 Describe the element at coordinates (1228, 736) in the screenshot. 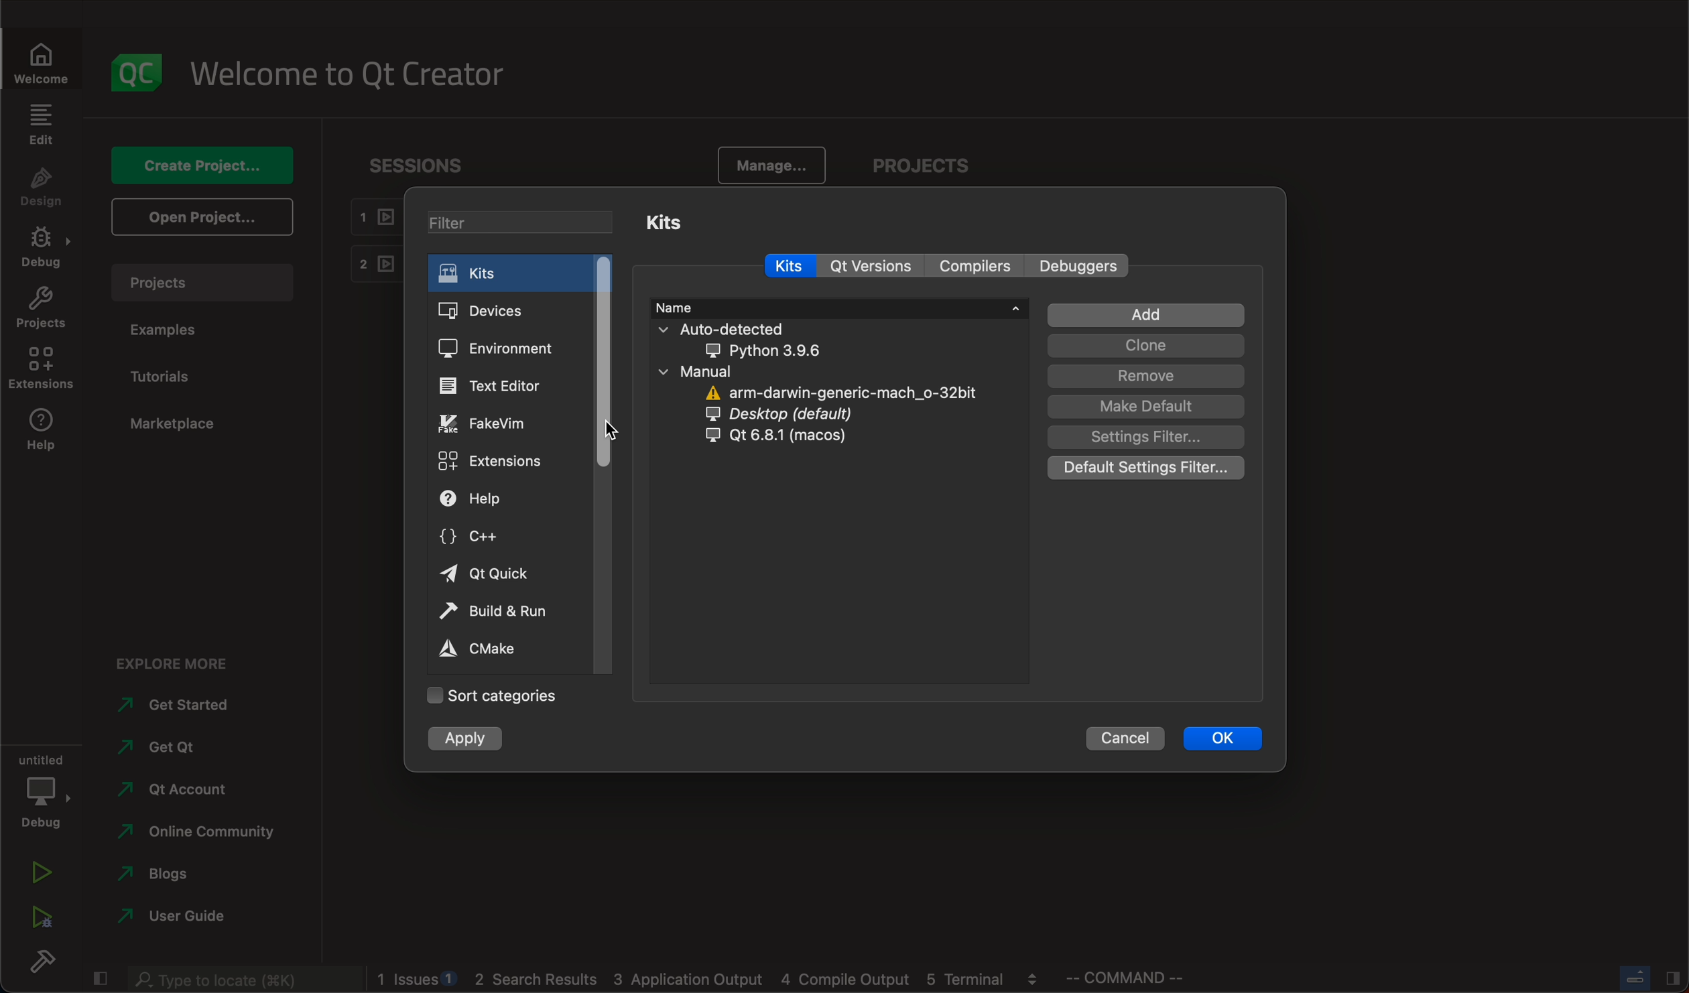

I see `ok` at that location.